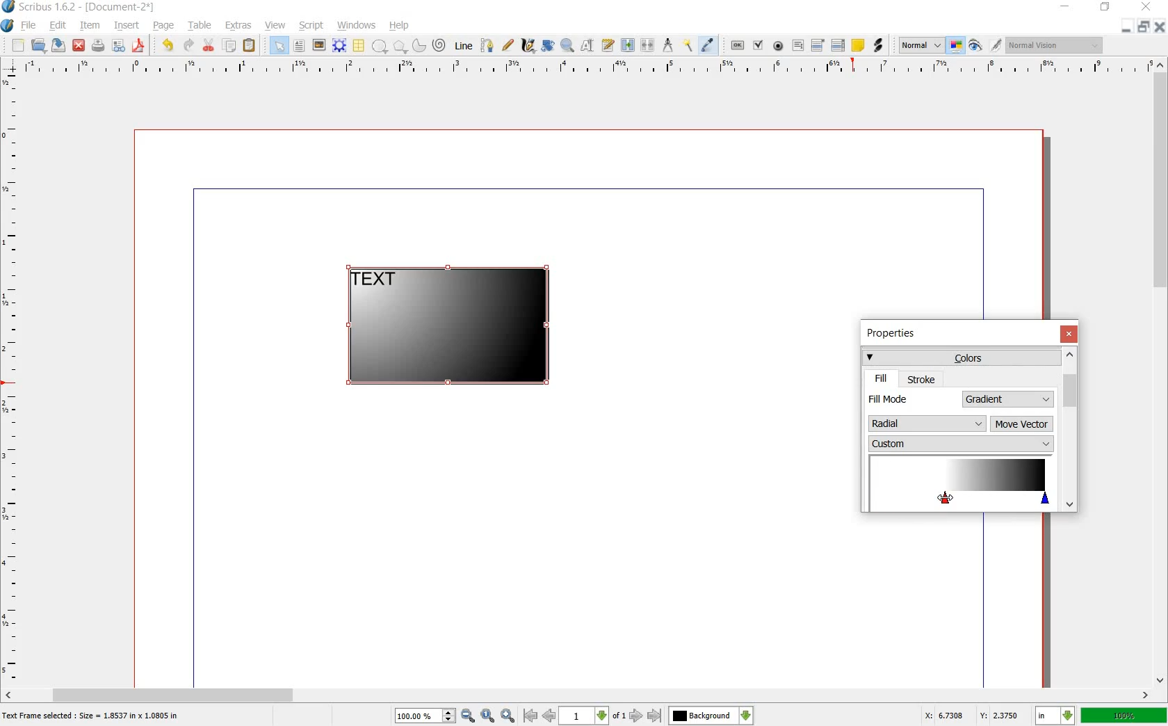 Image resolution: width=1168 pixels, height=726 pixels. I want to click on gradient added to shape, so click(451, 328).